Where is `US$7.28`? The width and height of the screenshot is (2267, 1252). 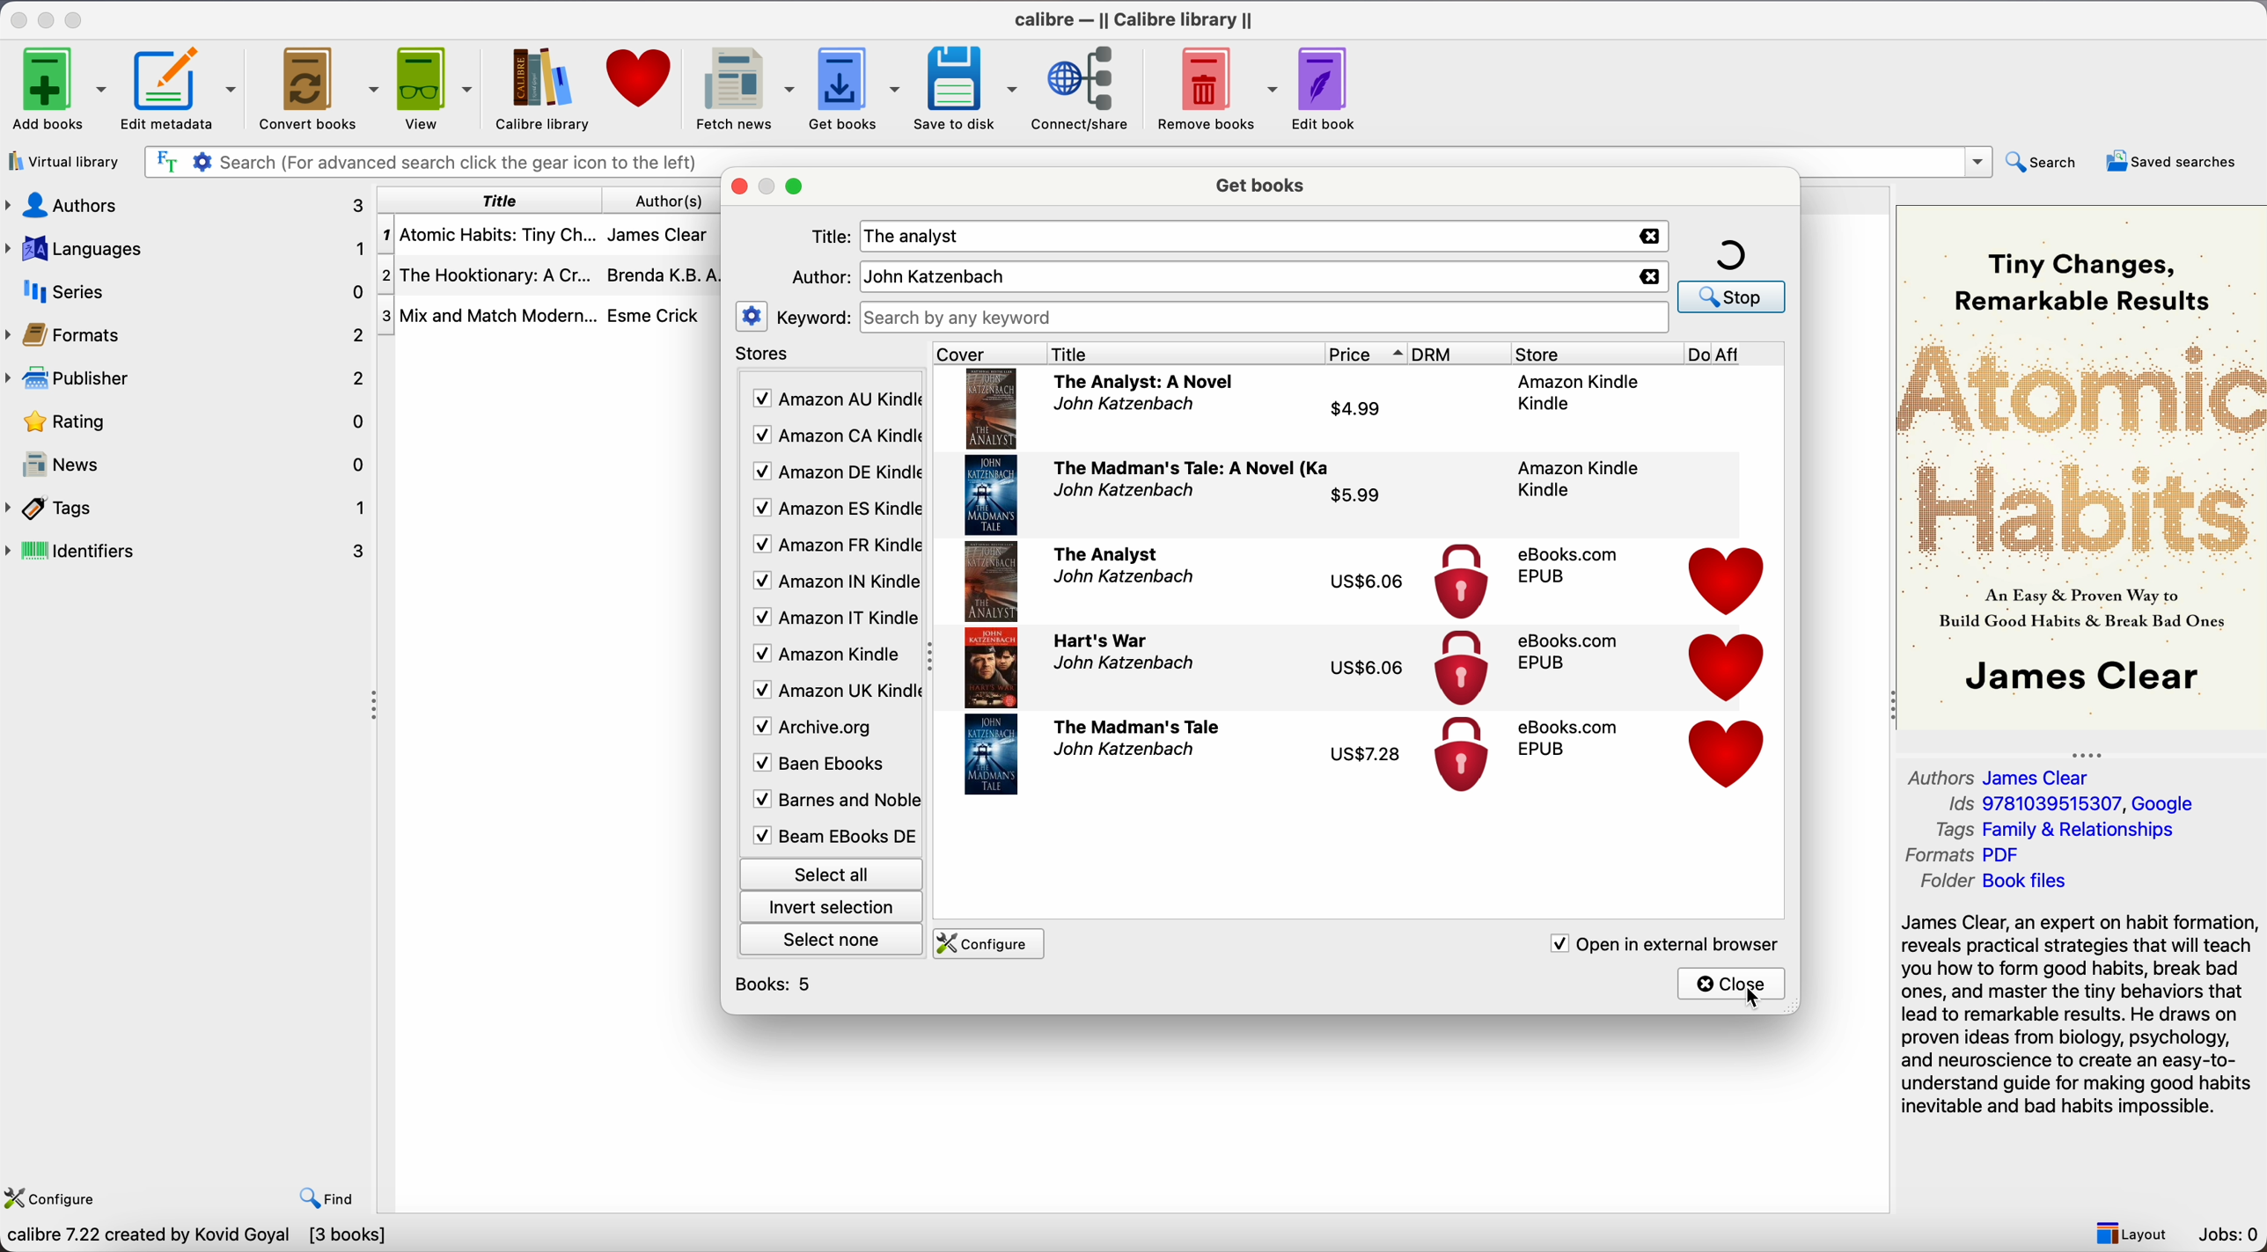 US$7.28 is located at coordinates (1374, 758).